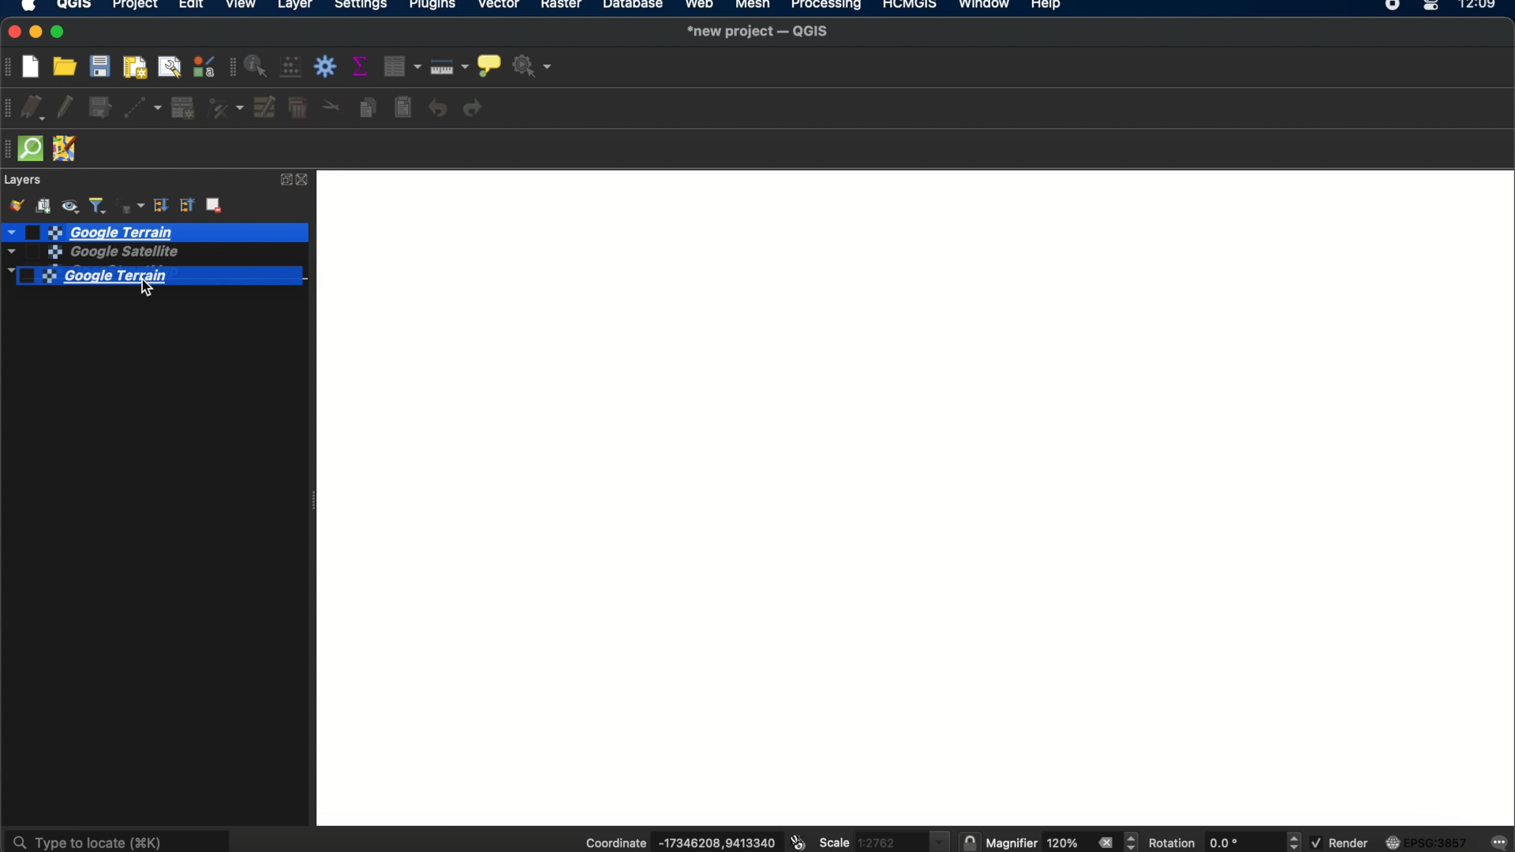 The width and height of the screenshot is (1515, 852). I want to click on toggle extents and mouse position display, so click(796, 843).